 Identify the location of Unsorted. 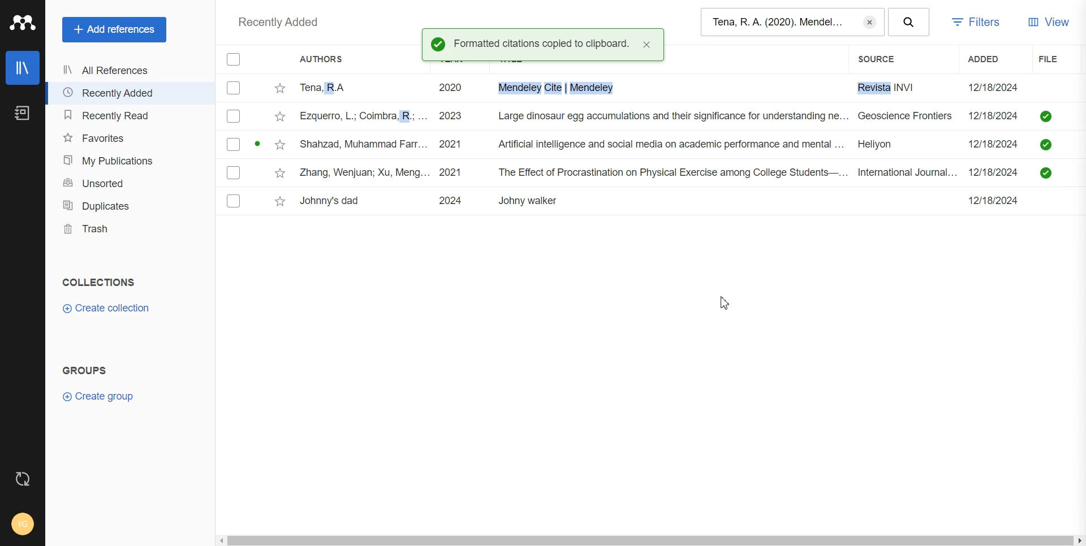
(131, 183).